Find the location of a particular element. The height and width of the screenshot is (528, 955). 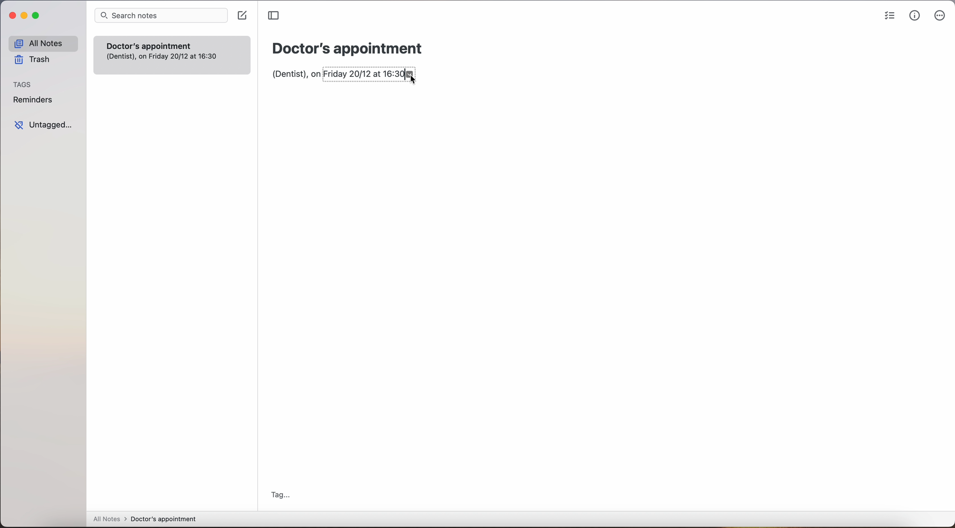

more options is located at coordinates (940, 16).